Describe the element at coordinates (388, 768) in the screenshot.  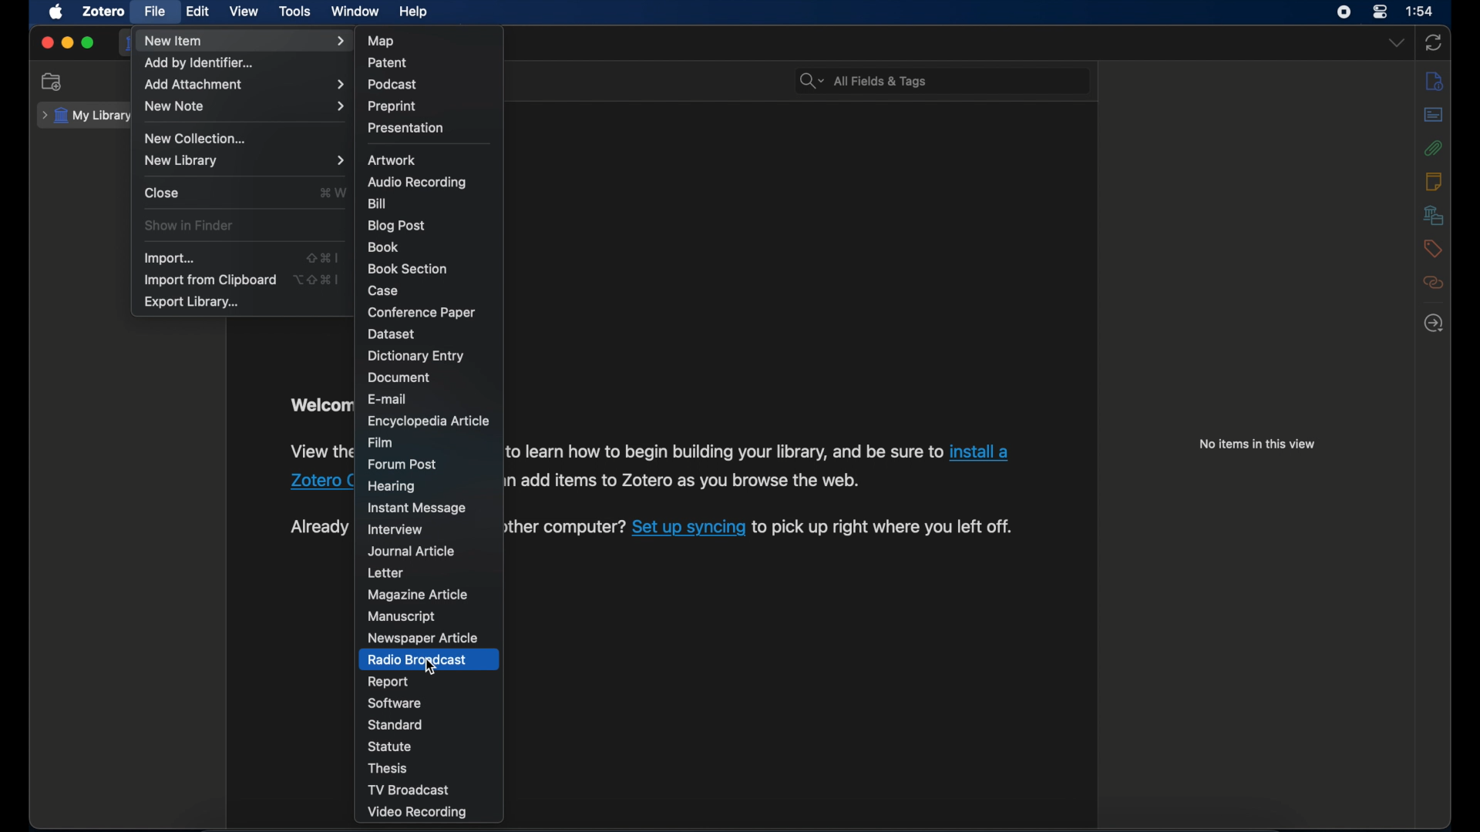
I see `thesis` at that location.